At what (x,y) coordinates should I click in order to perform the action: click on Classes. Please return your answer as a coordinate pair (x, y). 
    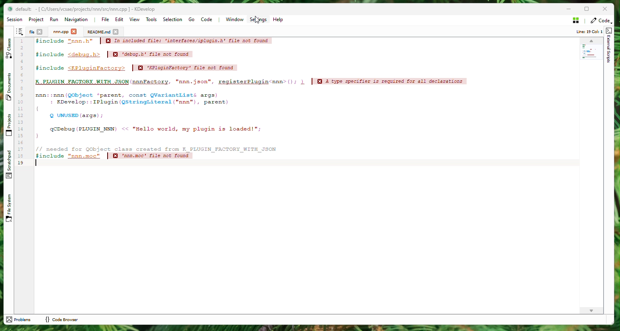
    Looking at the image, I should click on (9, 49).